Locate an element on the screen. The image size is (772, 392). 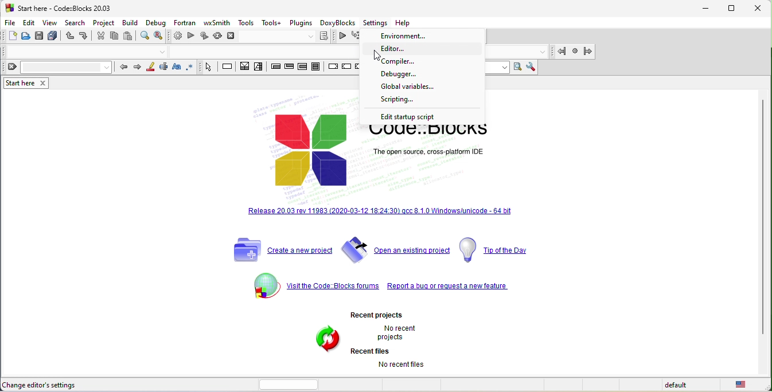
edit is located at coordinates (30, 23).